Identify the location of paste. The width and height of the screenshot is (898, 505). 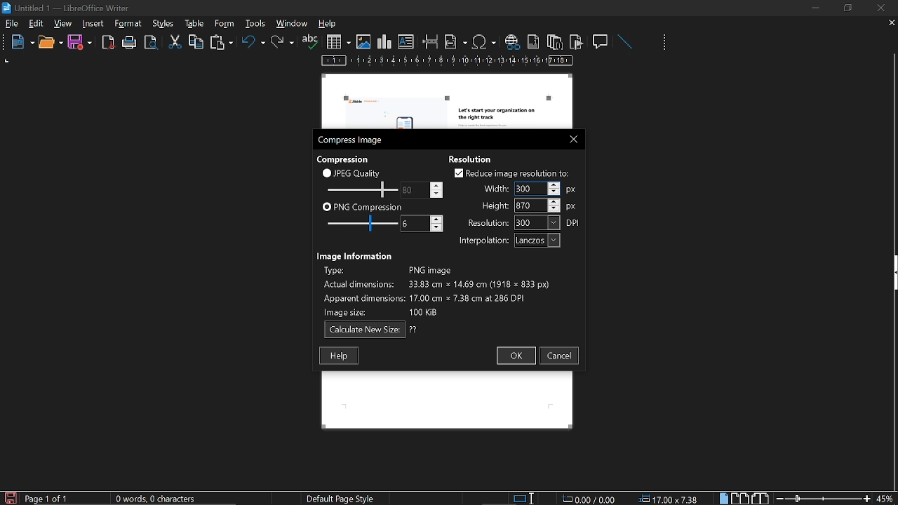
(220, 43).